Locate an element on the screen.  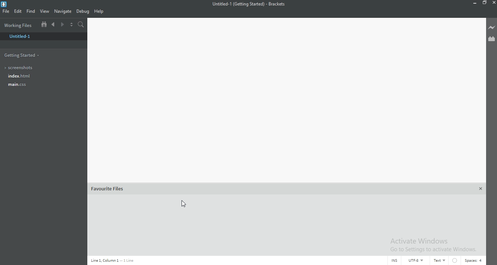
favorite files(1) is located at coordinates (112, 189).